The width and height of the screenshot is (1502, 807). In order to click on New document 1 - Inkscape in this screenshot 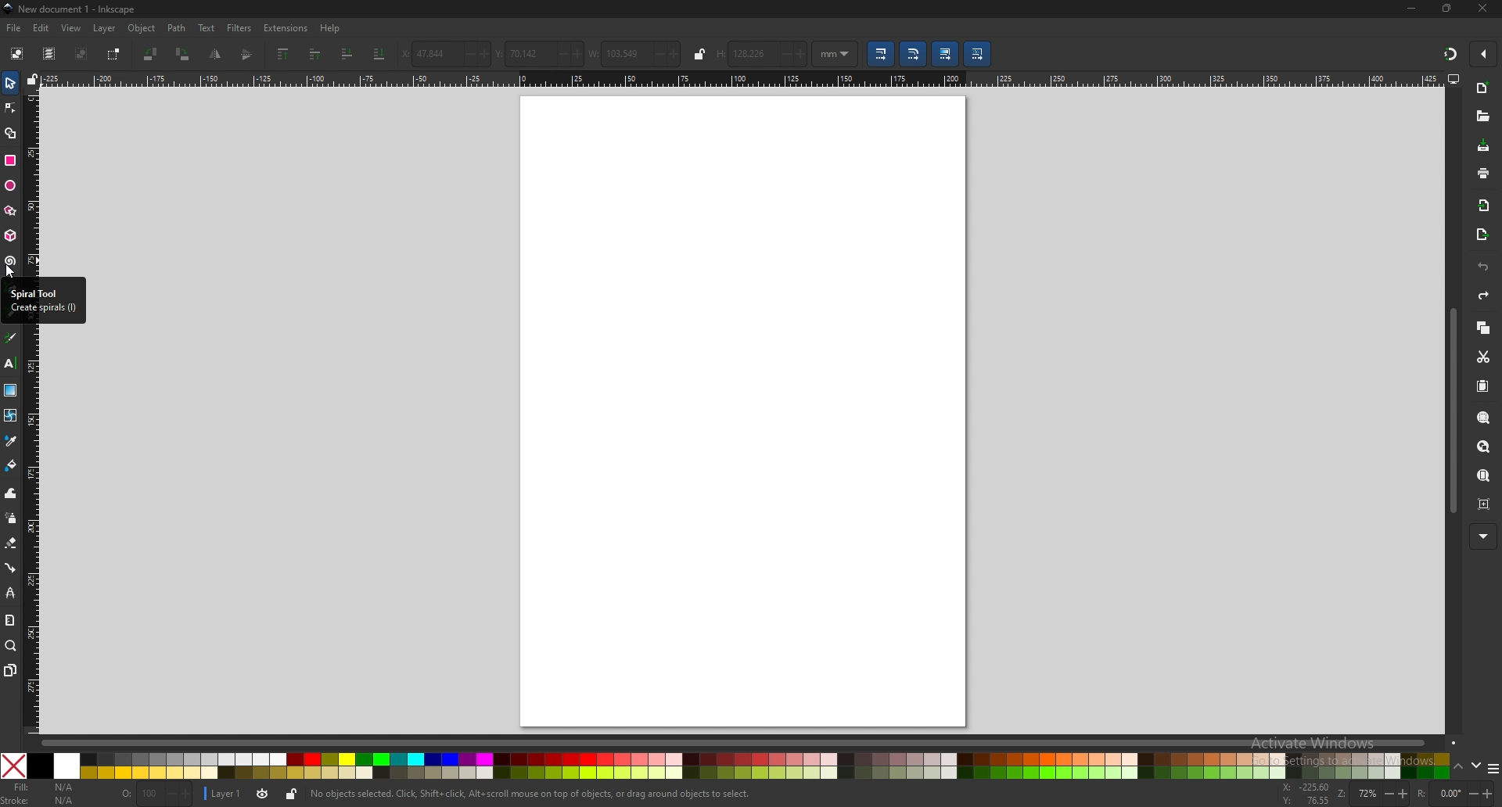, I will do `click(70, 9)`.